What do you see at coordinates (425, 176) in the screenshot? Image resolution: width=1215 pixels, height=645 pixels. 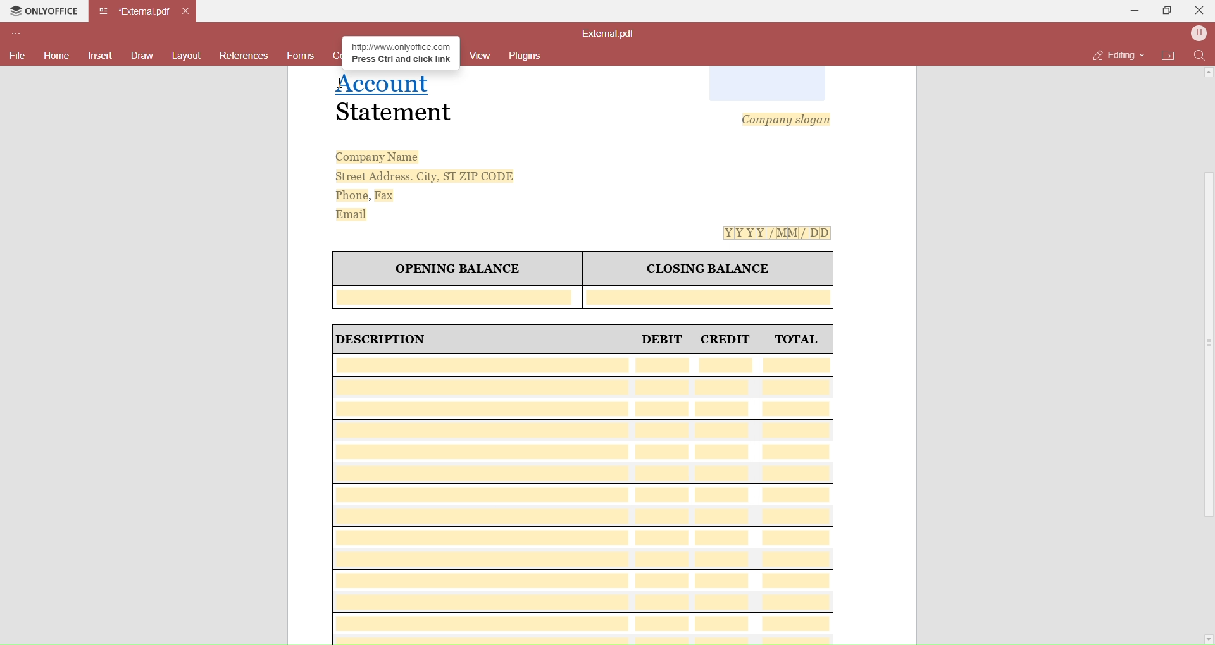 I see `Street Address. City, ST ZIP CODE` at bounding box center [425, 176].